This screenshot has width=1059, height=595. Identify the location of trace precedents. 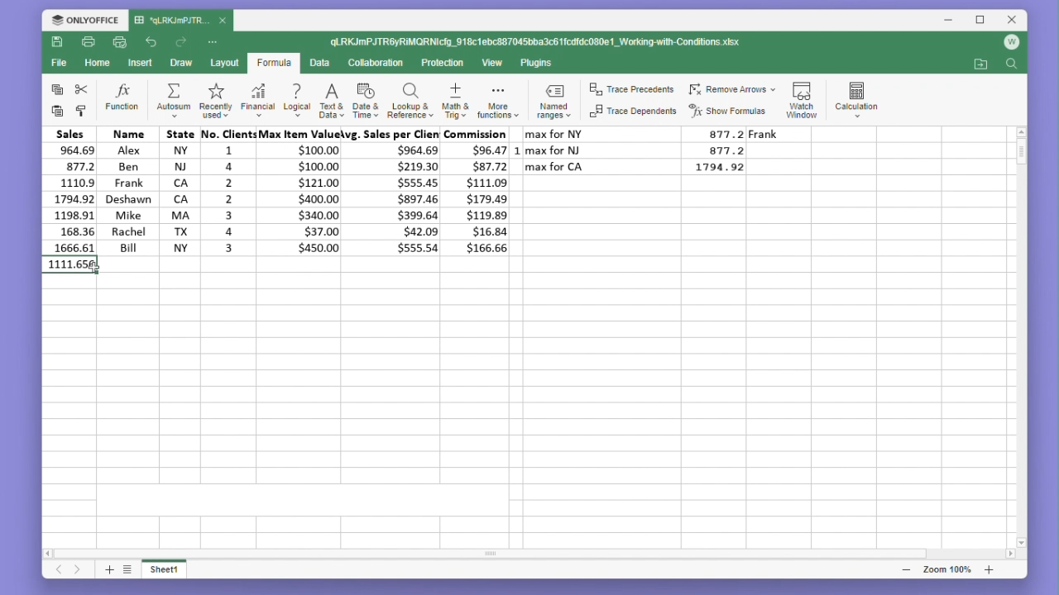
(634, 91).